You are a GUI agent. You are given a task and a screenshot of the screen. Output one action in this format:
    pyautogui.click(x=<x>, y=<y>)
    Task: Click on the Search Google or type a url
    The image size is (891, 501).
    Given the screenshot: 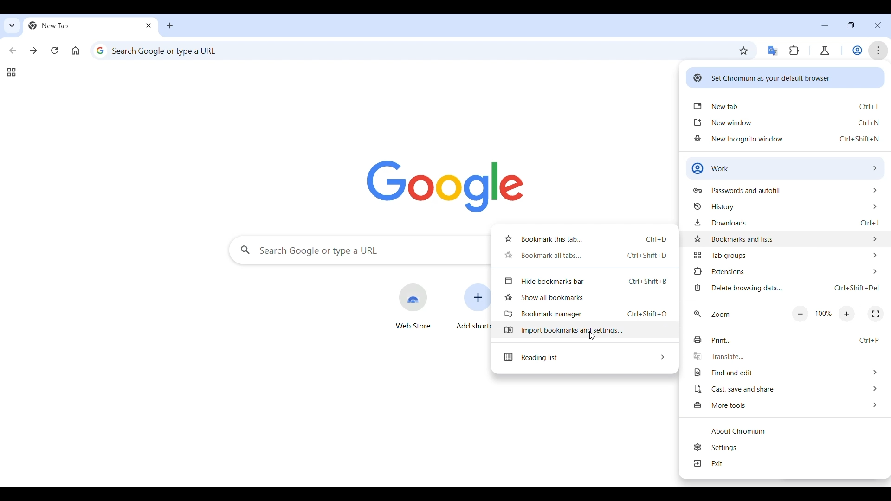 What is the action you would take?
    pyautogui.click(x=410, y=50)
    